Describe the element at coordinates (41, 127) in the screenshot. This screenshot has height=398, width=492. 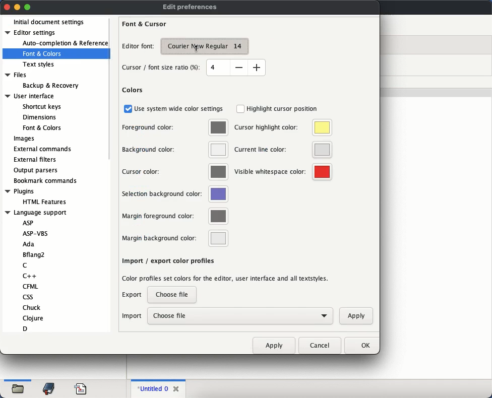
I see `font & colors` at that location.